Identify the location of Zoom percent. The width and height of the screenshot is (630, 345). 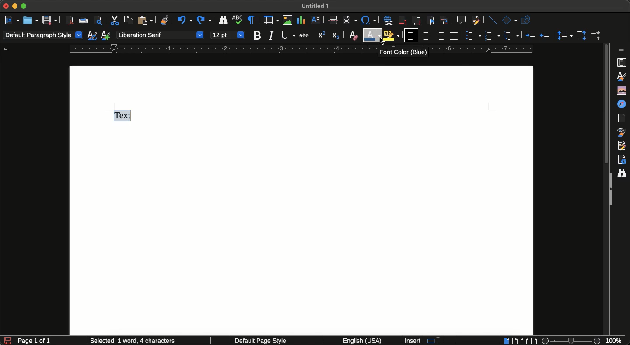
(617, 341).